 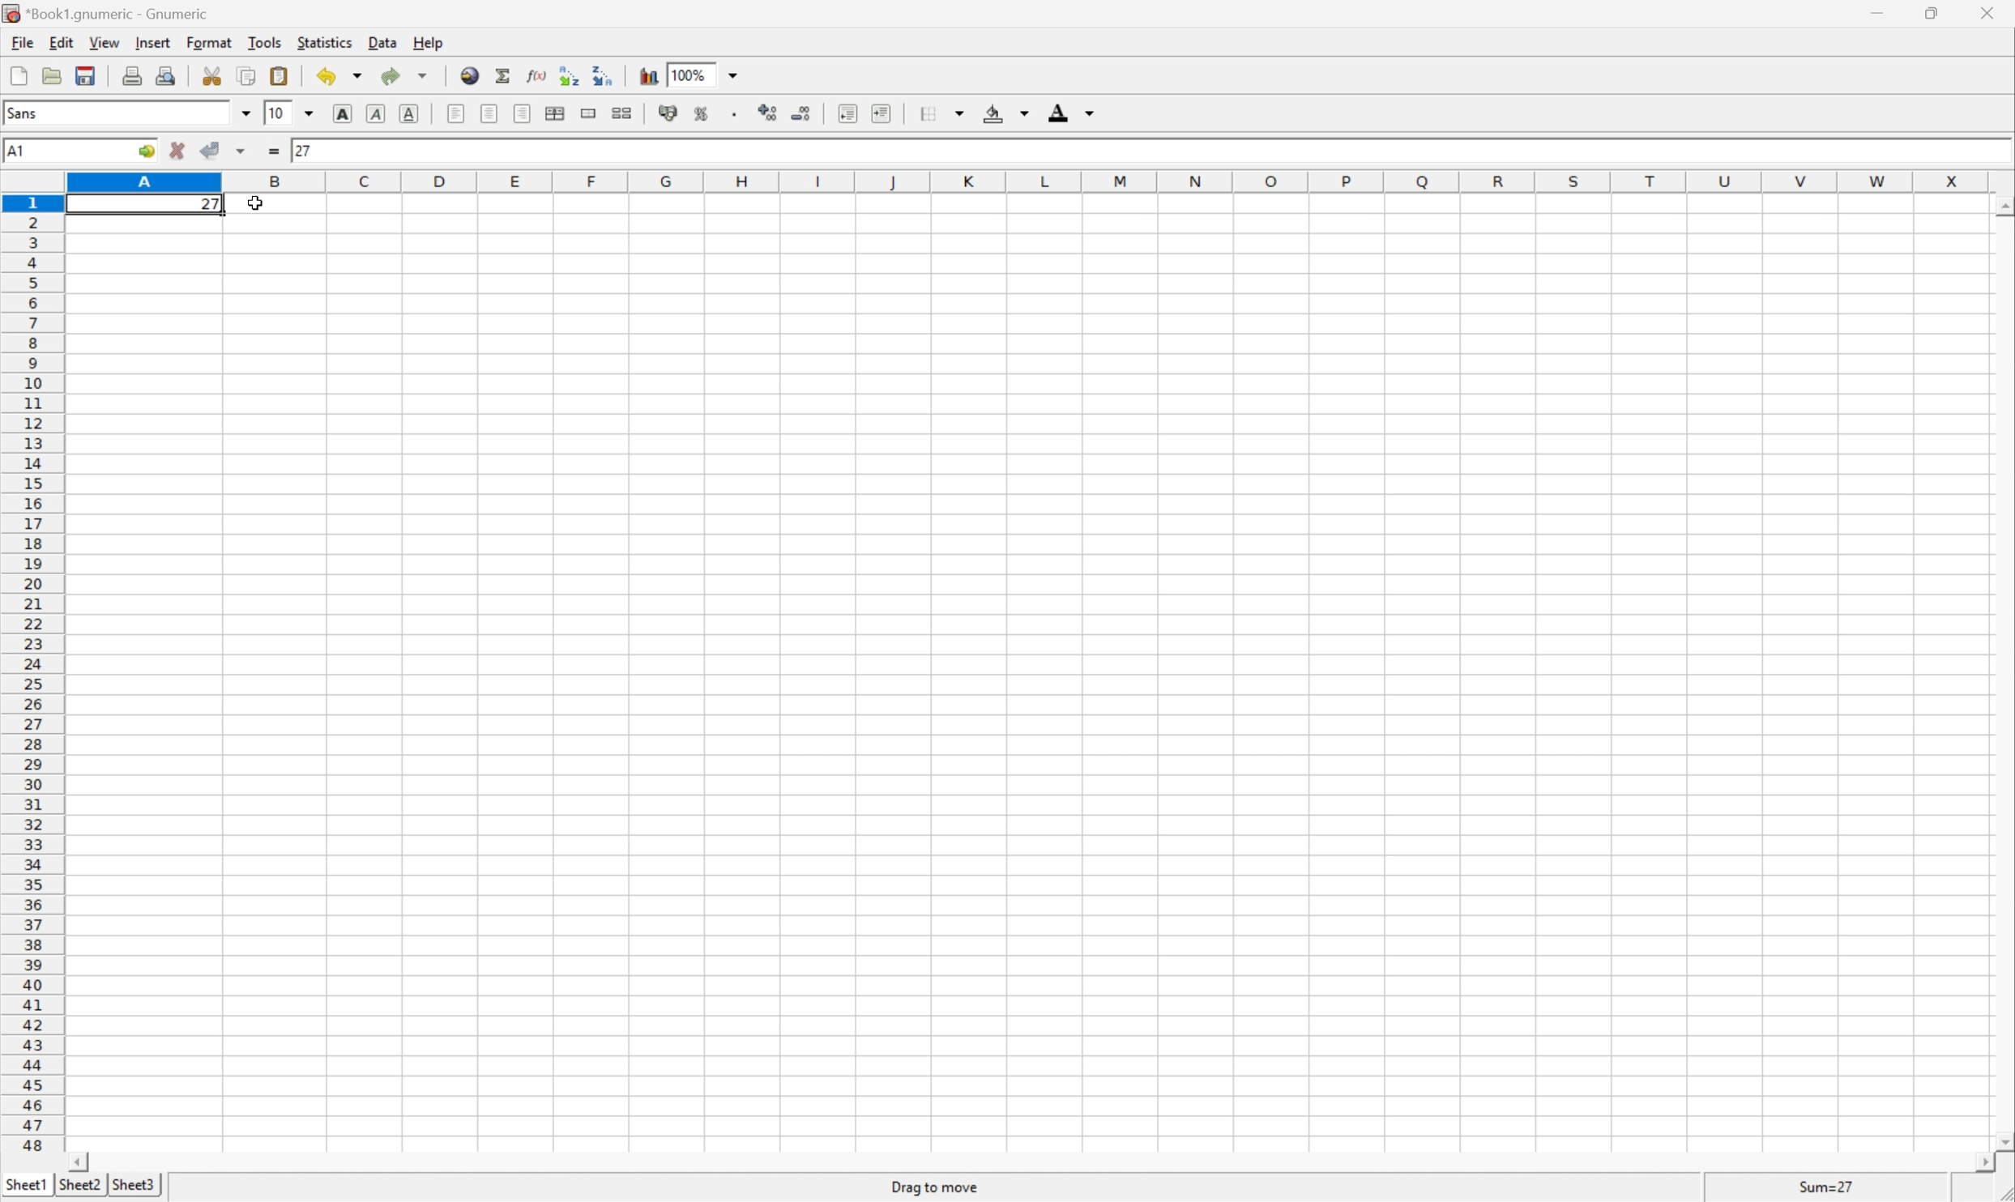 I want to click on Decrease indent, and align the contents to the left, so click(x=847, y=113).